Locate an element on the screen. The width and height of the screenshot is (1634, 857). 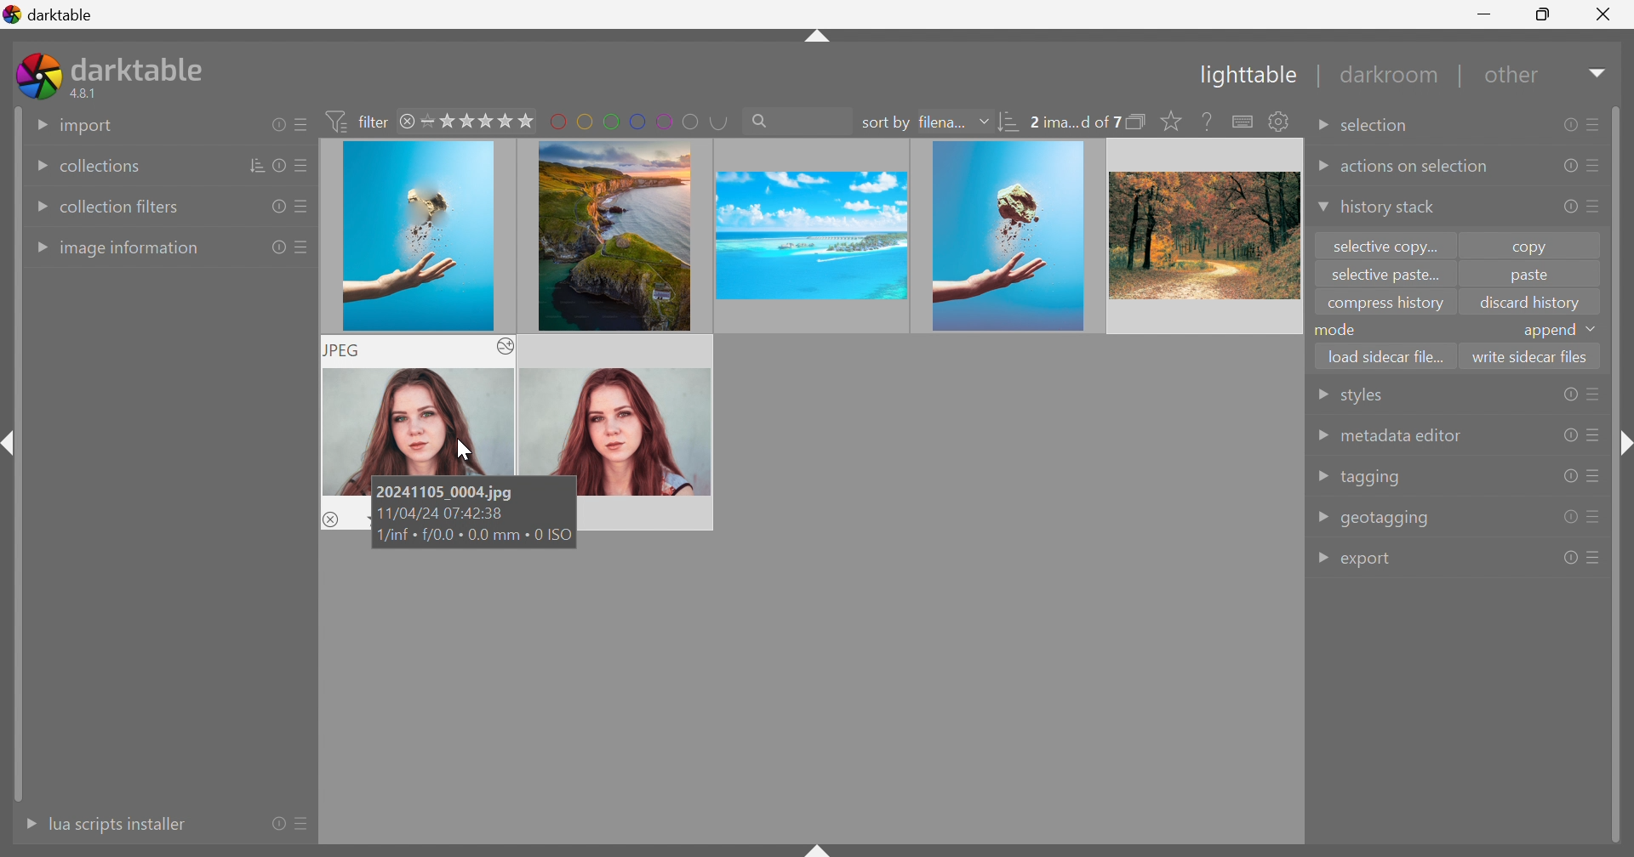
show global preference is located at coordinates (1277, 121).